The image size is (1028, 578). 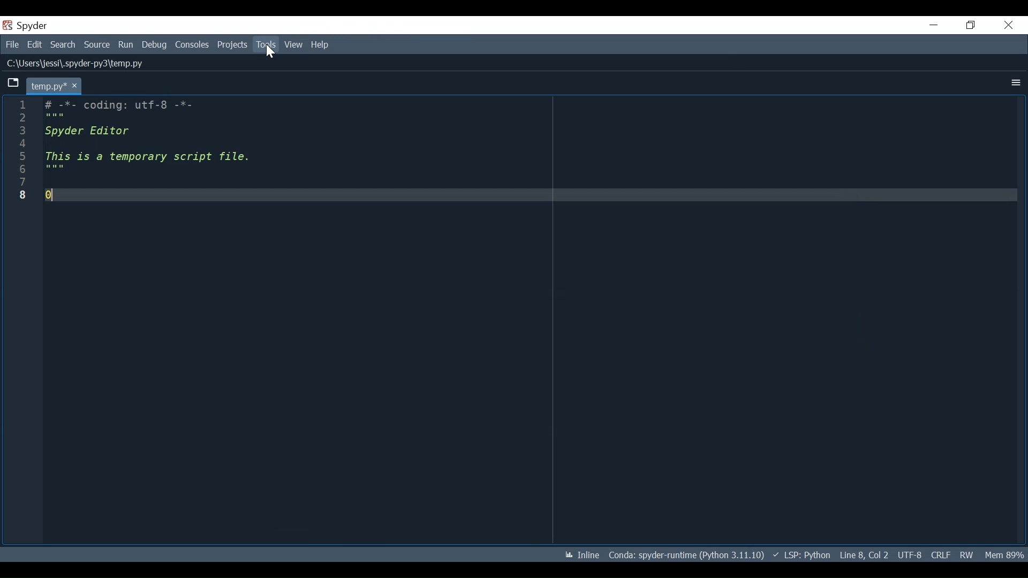 I want to click on More Options, so click(x=1015, y=81).